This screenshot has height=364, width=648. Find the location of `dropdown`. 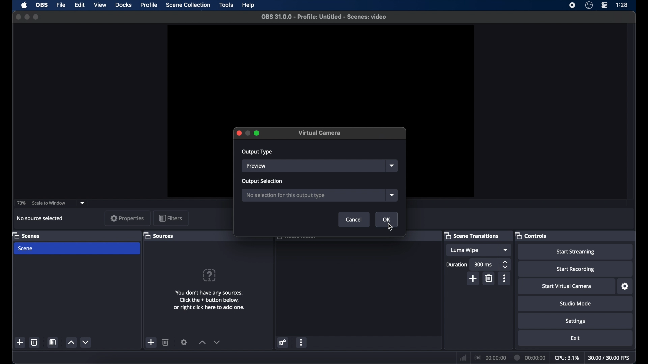

dropdown is located at coordinates (82, 203).